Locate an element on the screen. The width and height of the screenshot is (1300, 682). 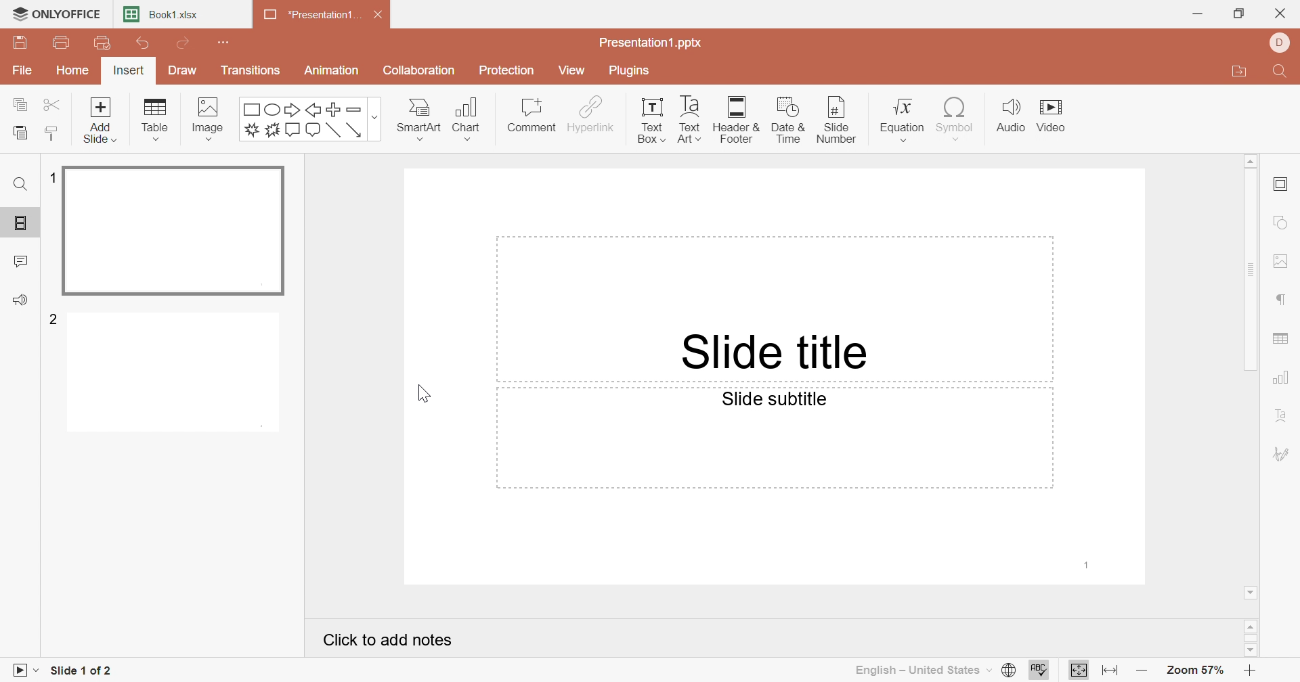
Text Art settings is located at coordinates (1282, 417).